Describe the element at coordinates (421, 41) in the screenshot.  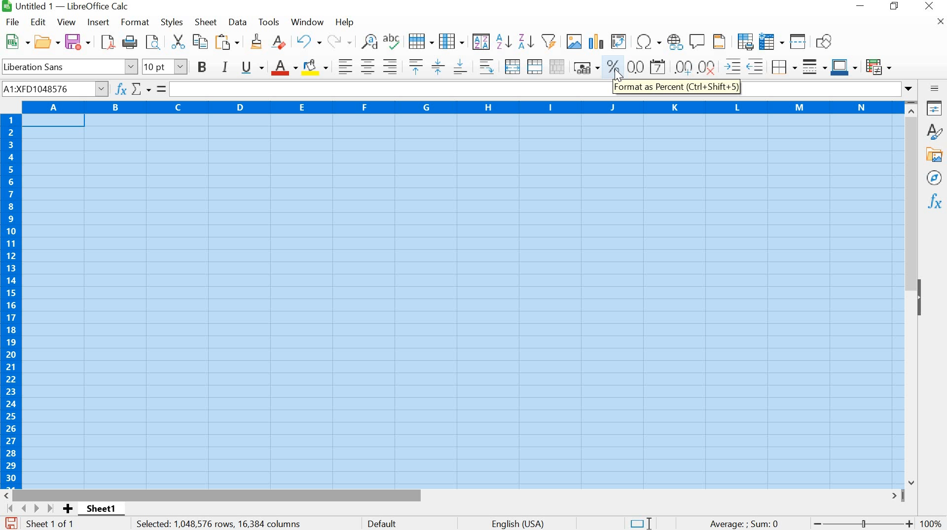
I see `ROW` at that location.